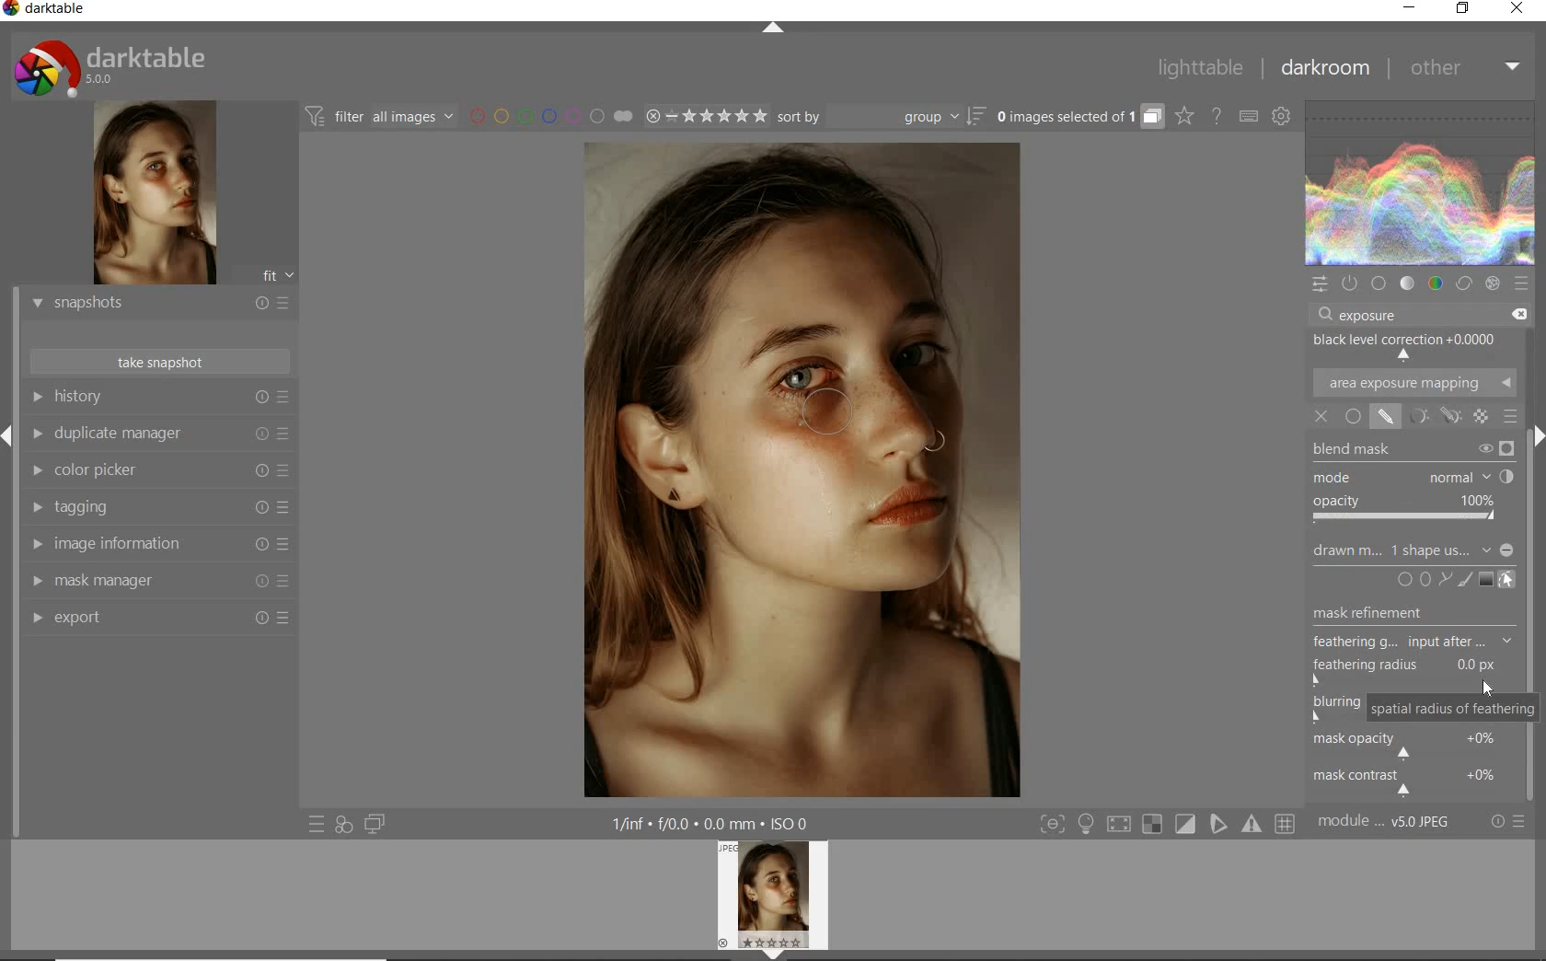 This screenshot has height=961, width=1546. What do you see at coordinates (1461, 69) in the screenshot?
I see `other` at bounding box center [1461, 69].